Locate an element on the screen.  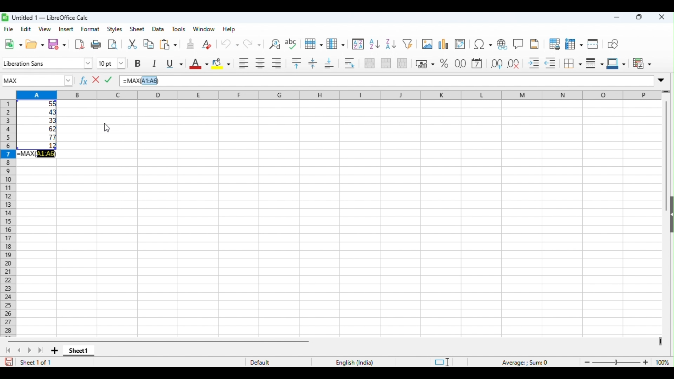
first sheet is located at coordinates (8, 351).